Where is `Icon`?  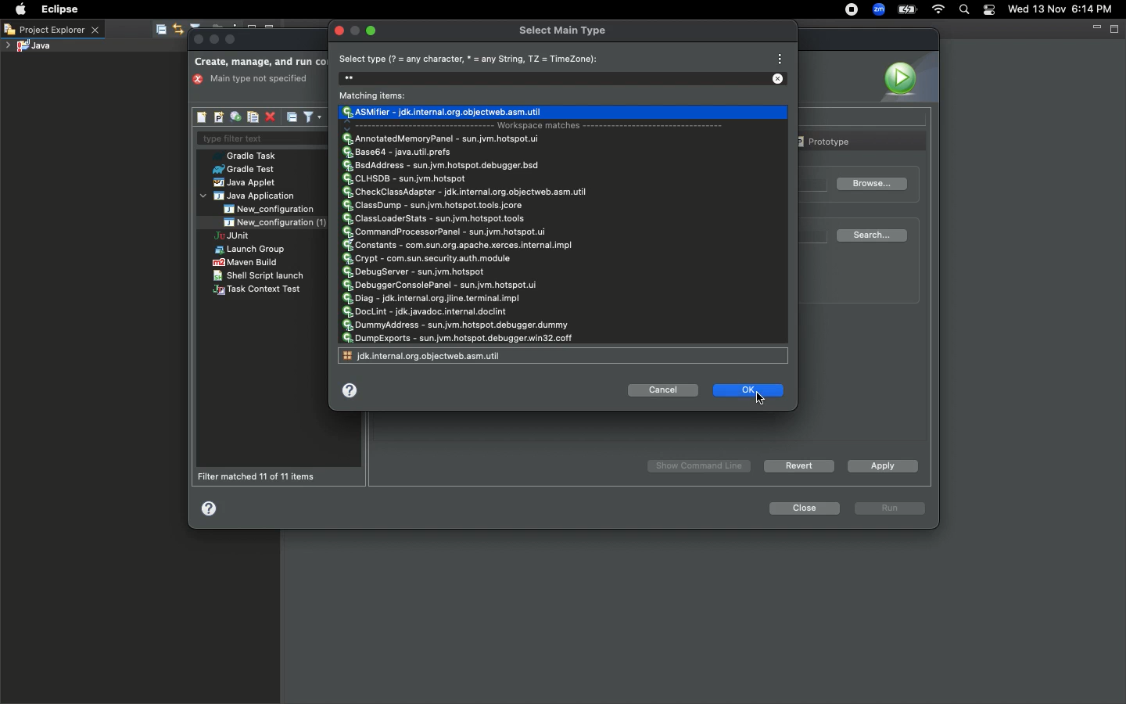
Icon is located at coordinates (907, 77).